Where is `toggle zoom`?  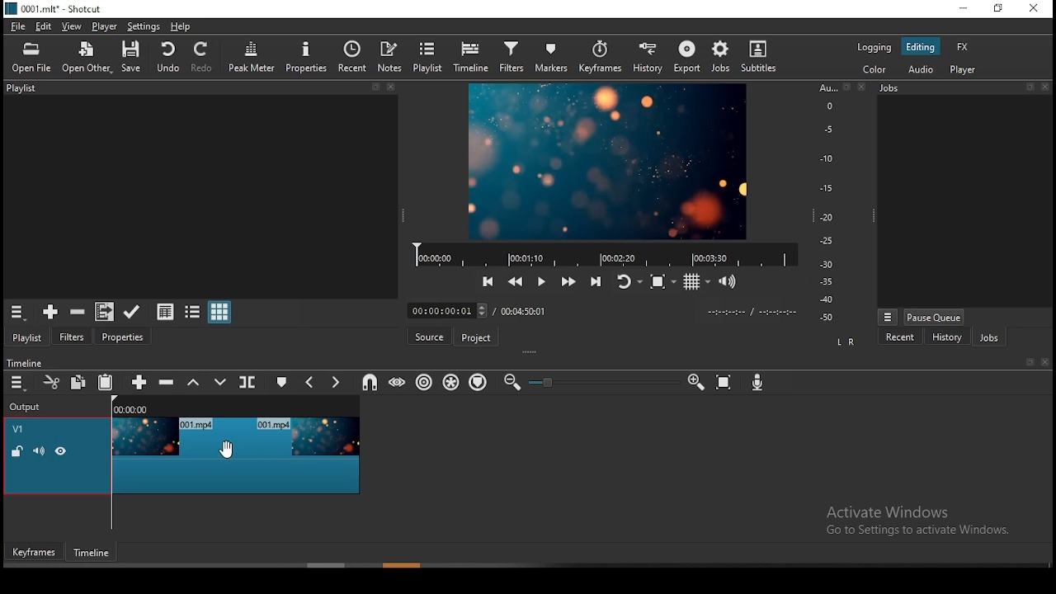
toggle zoom is located at coordinates (659, 282).